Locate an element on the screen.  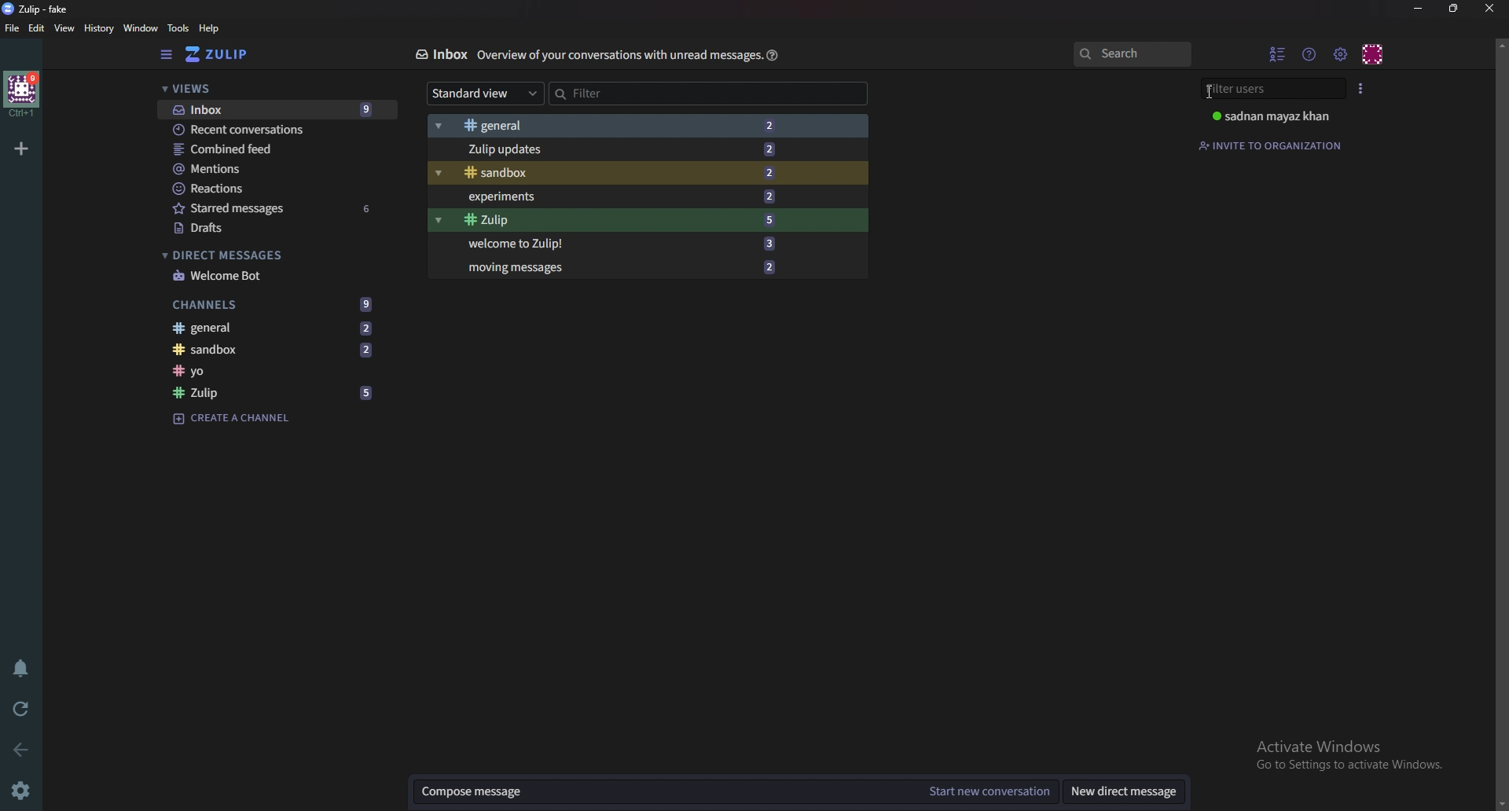
Standard view is located at coordinates (482, 93).